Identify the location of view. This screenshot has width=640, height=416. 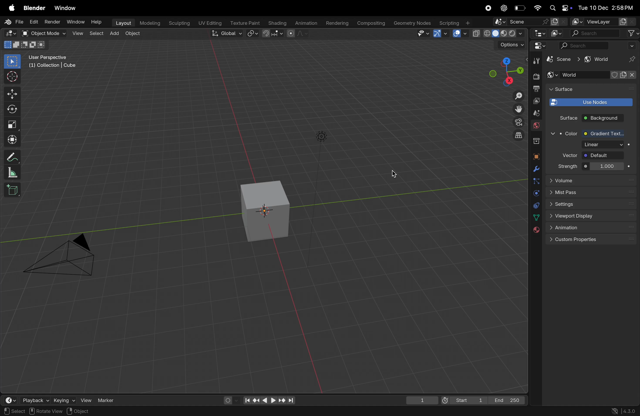
(8, 399).